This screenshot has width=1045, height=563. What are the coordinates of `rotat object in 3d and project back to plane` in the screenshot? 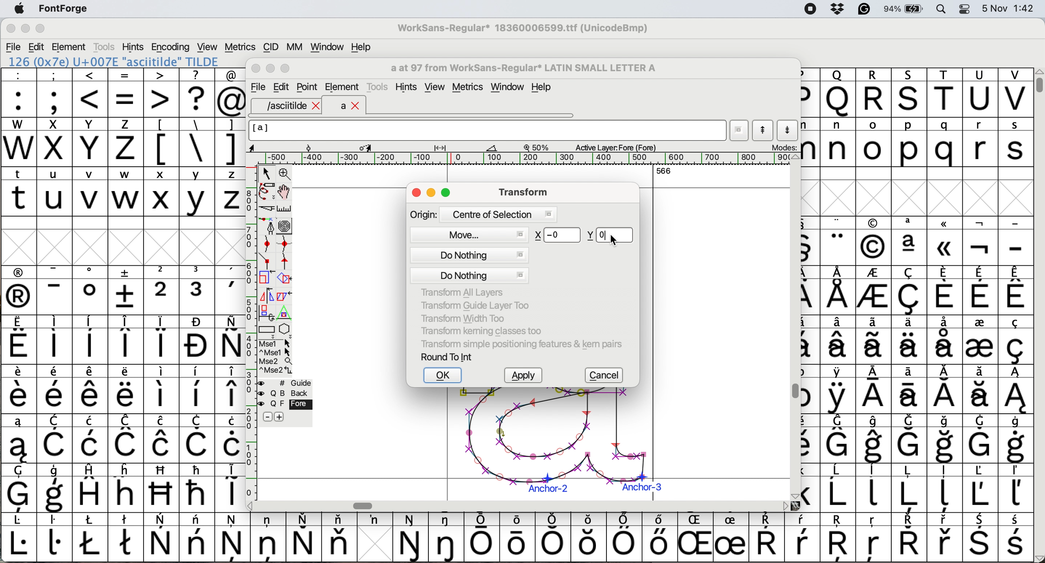 It's located at (265, 312).